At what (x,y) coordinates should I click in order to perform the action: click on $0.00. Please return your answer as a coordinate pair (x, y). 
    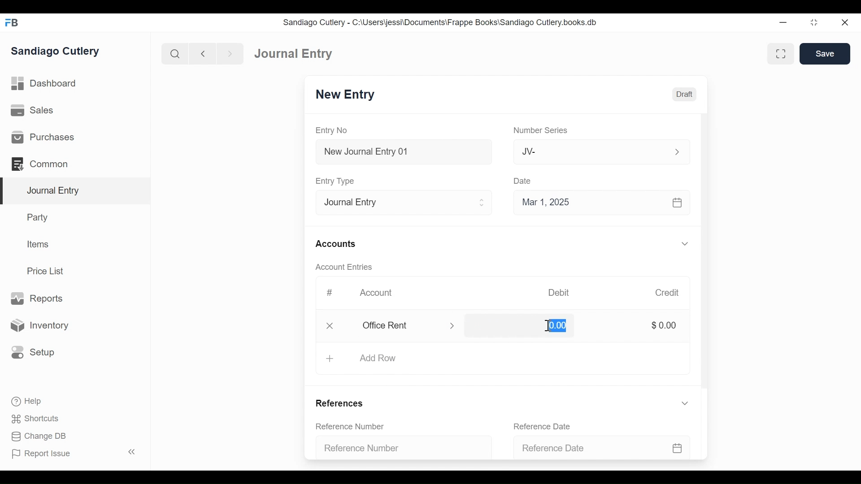
    Looking at the image, I should click on (554, 325).